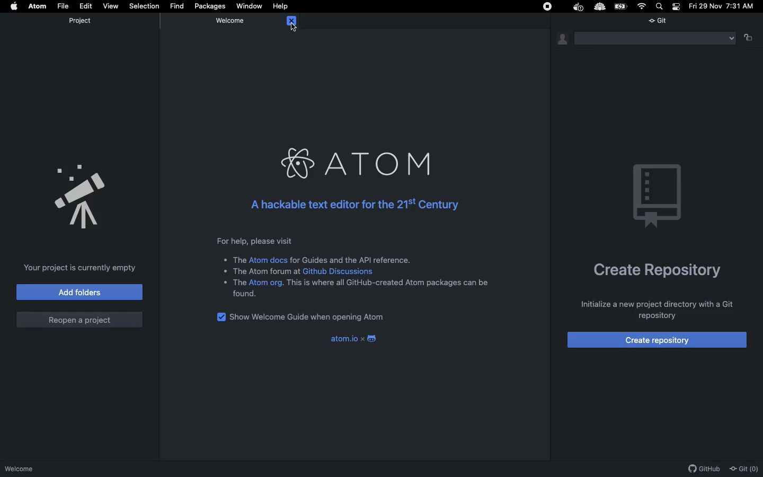 The height and width of the screenshot is (477, 763). I want to click on Announcement , so click(78, 195).